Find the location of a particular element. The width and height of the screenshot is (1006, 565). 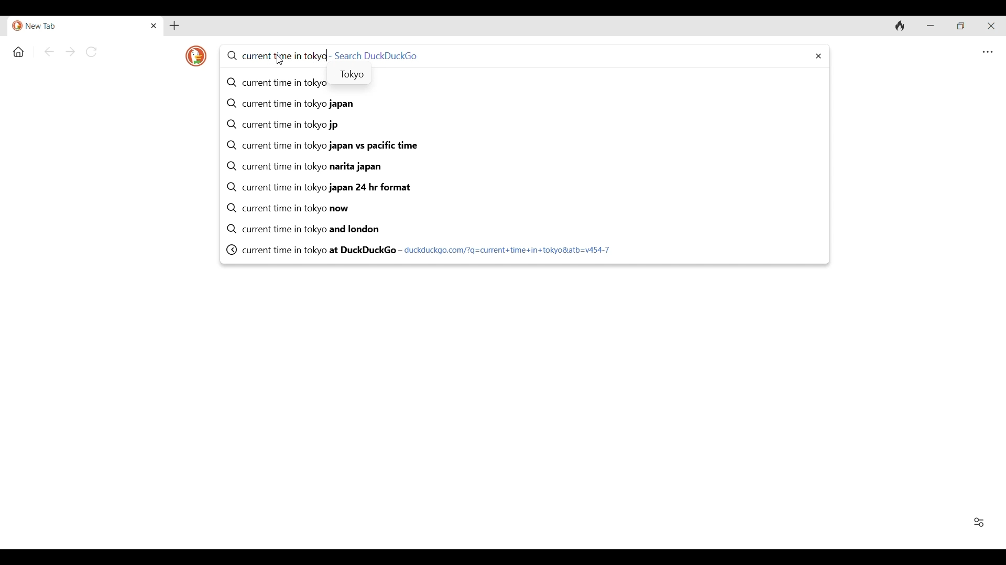

Delete typed search is located at coordinates (818, 56).